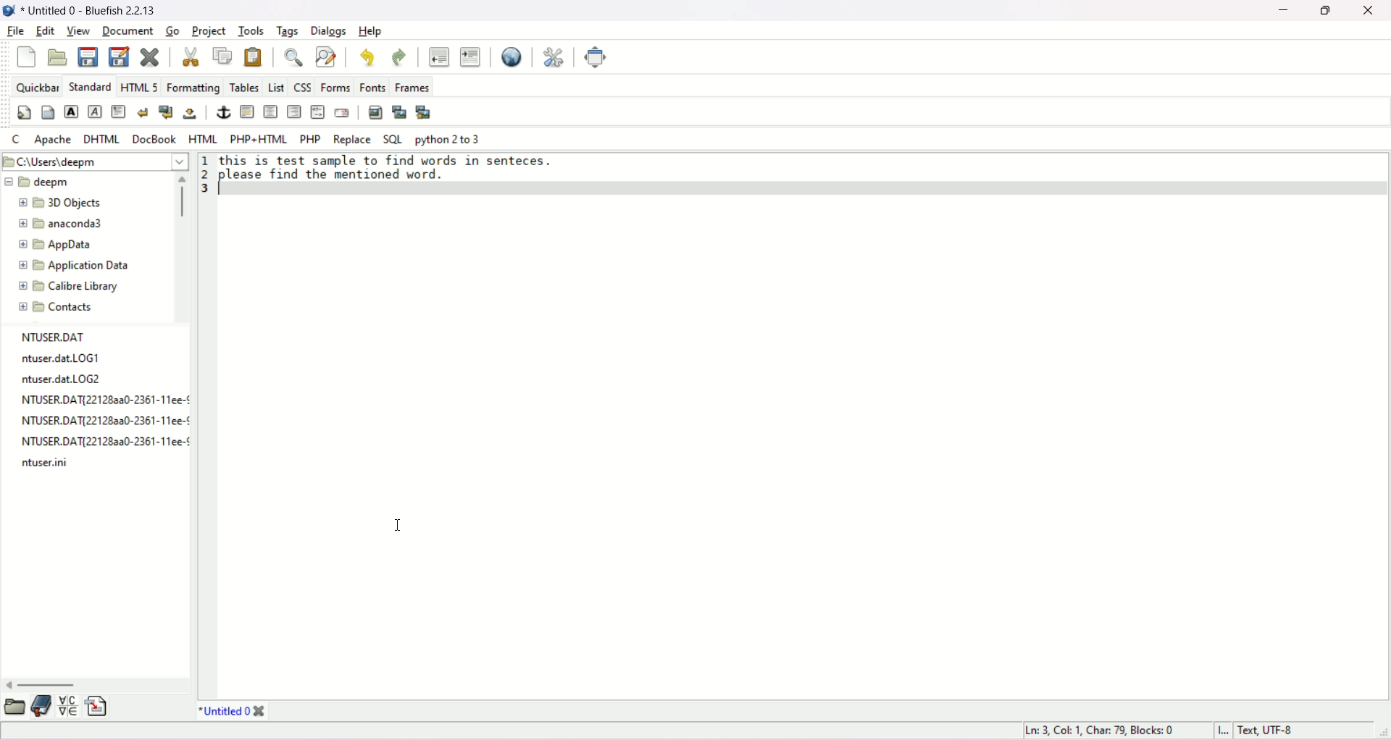 The image size is (1391, 740). Describe the element at coordinates (202, 138) in the screenshot. I see `HTML` at that location.